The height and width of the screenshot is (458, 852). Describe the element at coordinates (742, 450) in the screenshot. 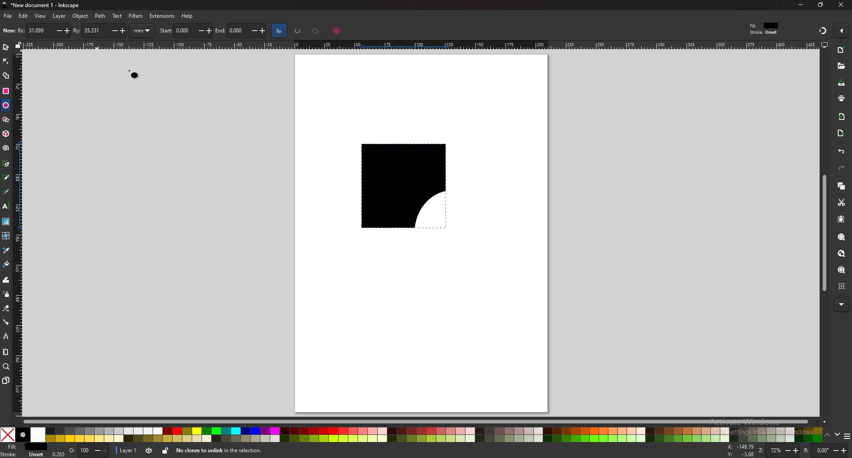

I see `x and y coodinates` at that location.